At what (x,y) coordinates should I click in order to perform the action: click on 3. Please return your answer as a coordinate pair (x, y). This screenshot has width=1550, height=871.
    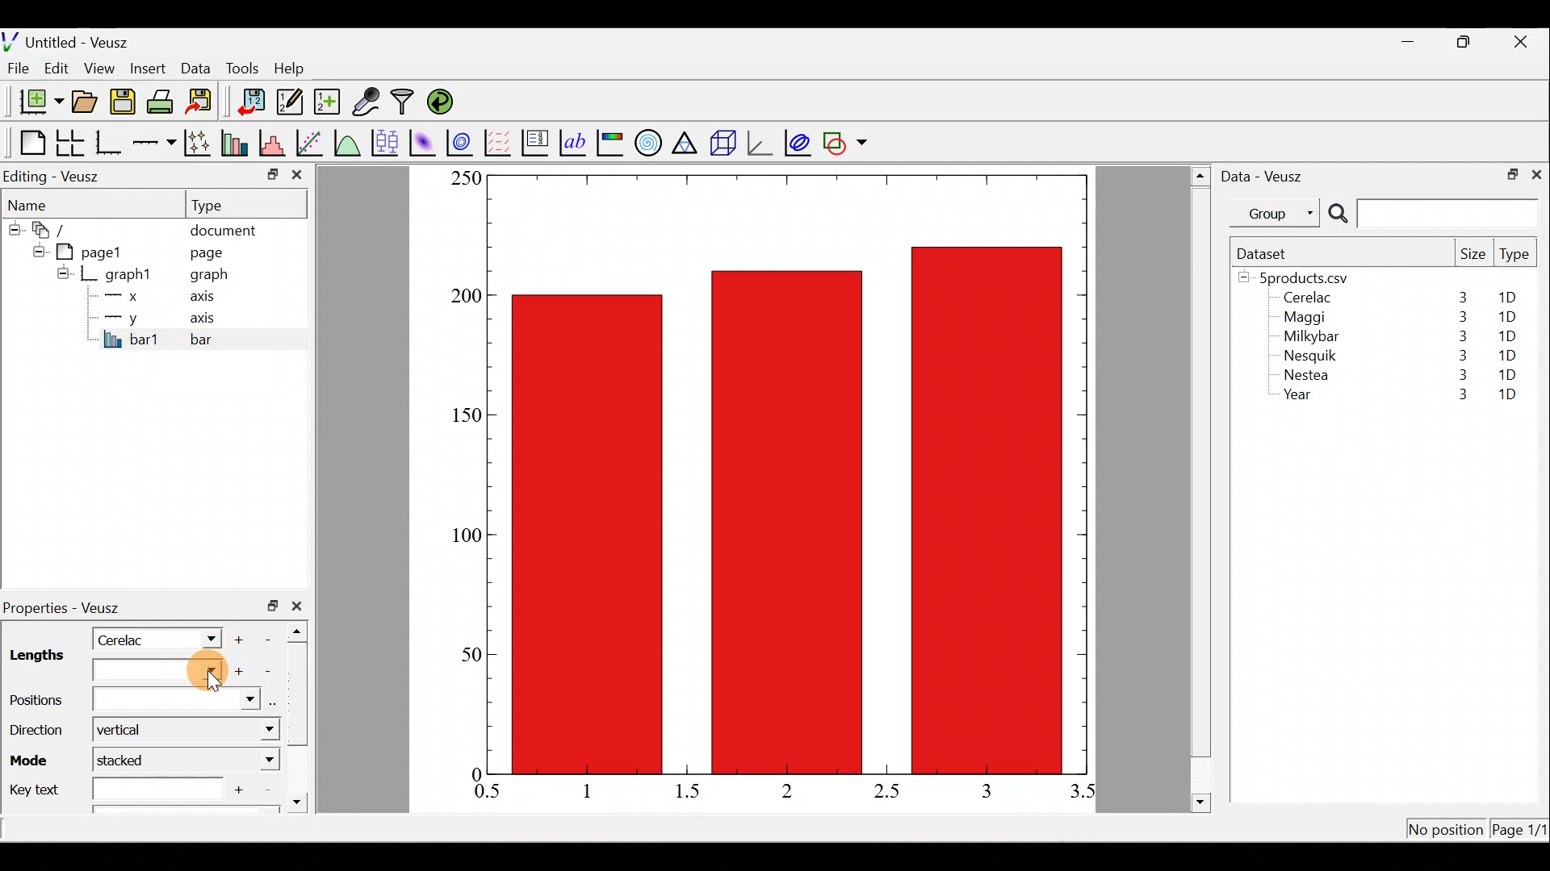
    Looking at the image, I should click on (1454, 396).